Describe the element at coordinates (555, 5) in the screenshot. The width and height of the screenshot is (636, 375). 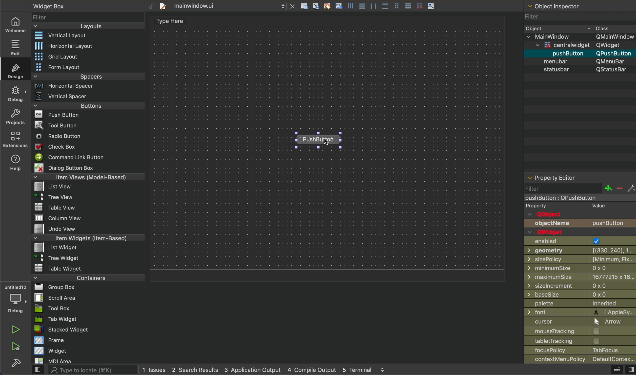
I see `Object Inspector` at that location.